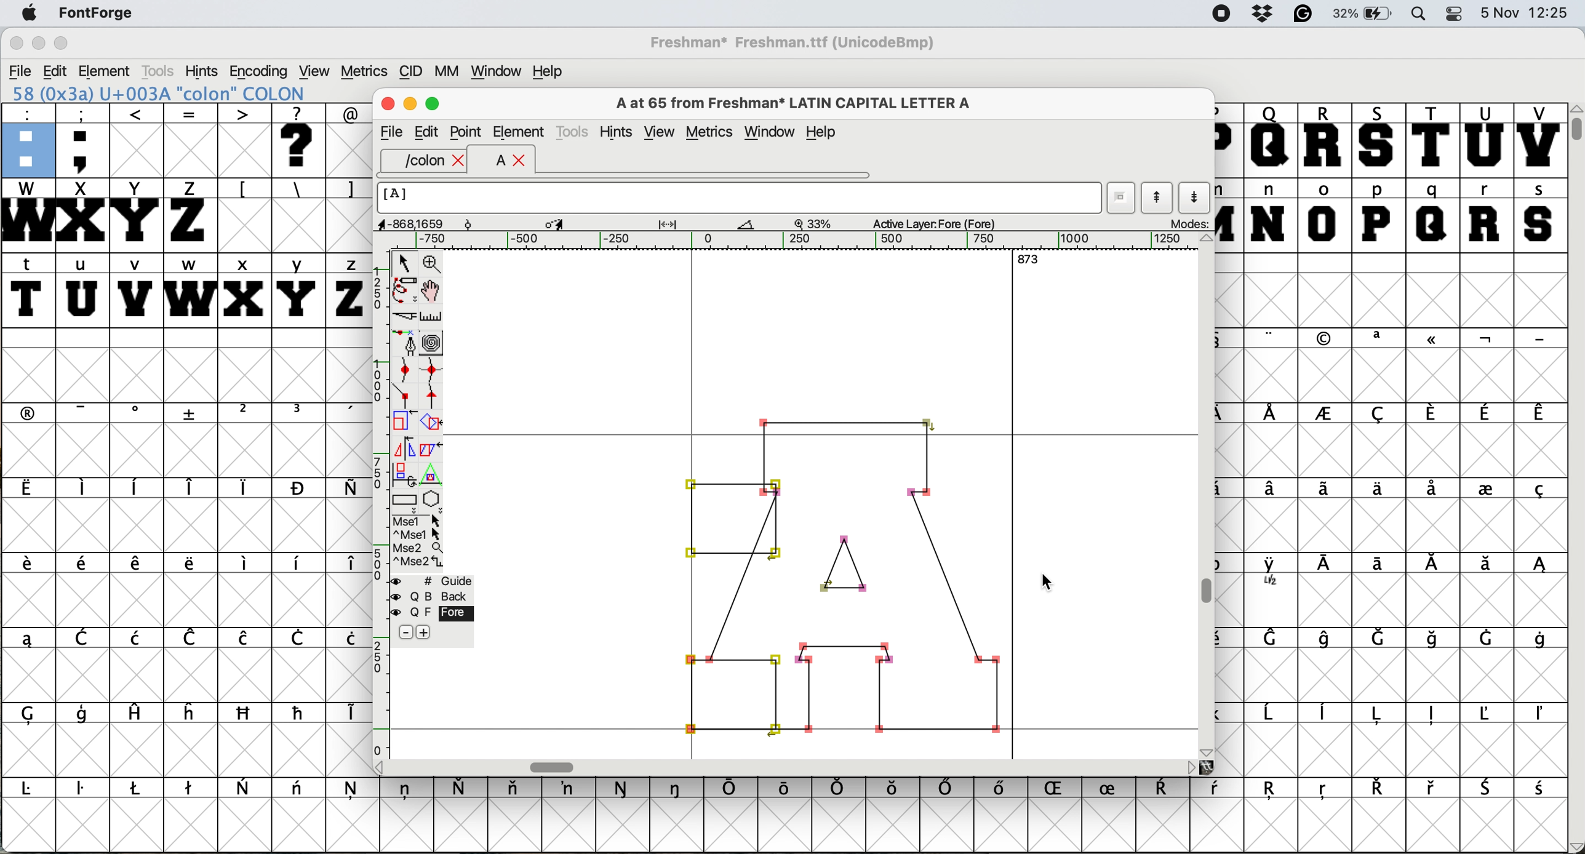 The image size is (1585, 854). Describe the element at coordinates (136, 290) in the screenshot. I see `v` at that location.